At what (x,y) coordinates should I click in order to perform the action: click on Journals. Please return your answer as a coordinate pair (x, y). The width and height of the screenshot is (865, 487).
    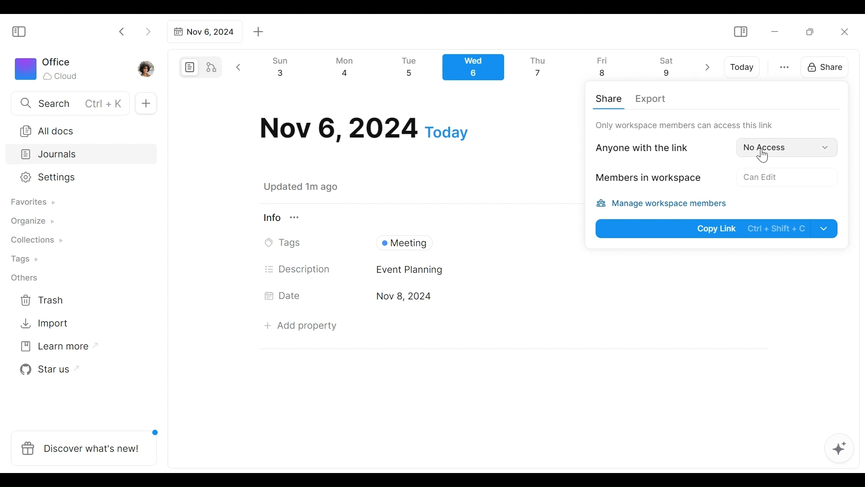
    Looking at the image, I should click on (82, 155).